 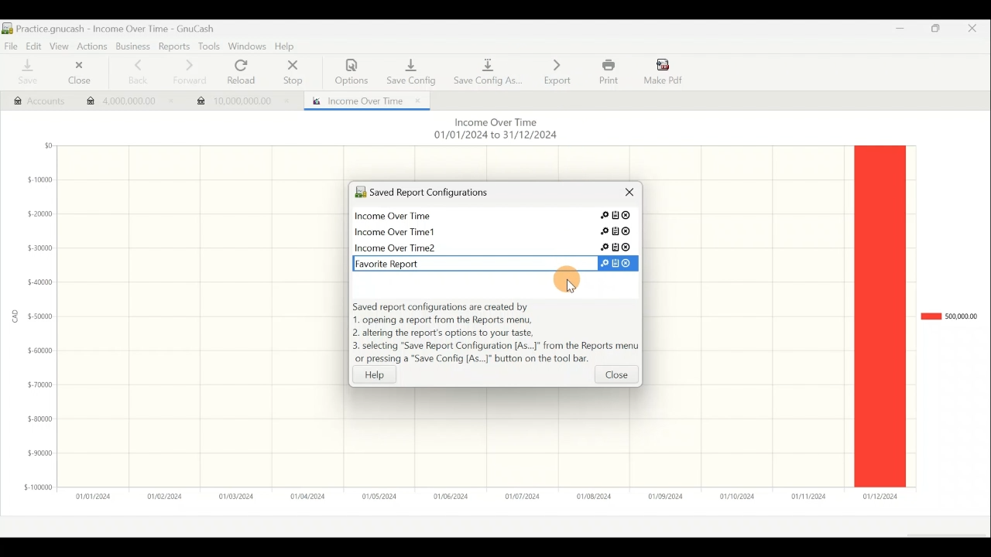 What do you see at coordinates (242, 97) in the screenshot?
I see `Imported transaction 2` at bounding box center [242, 97].